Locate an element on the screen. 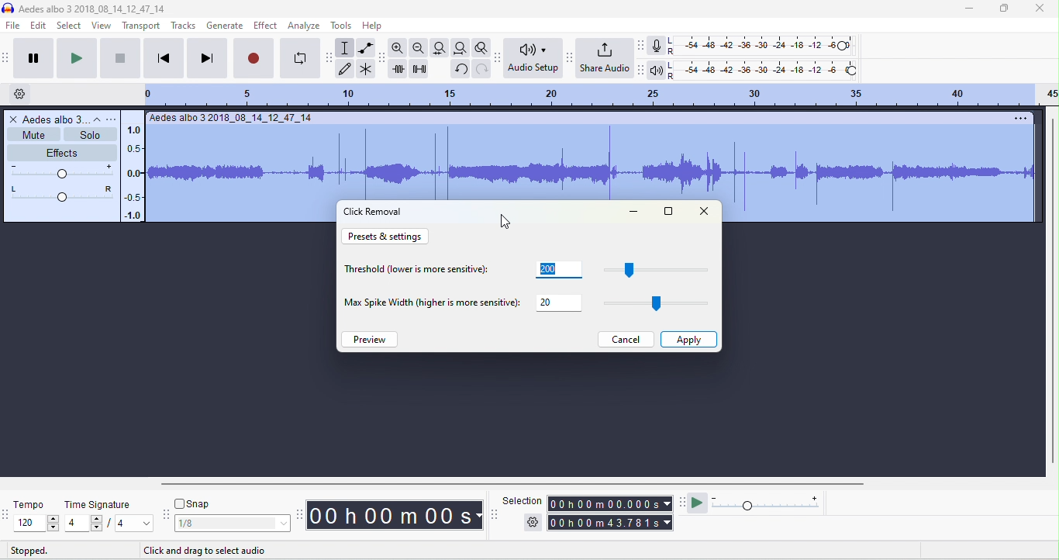  apply is located at coordinates (691, 338).